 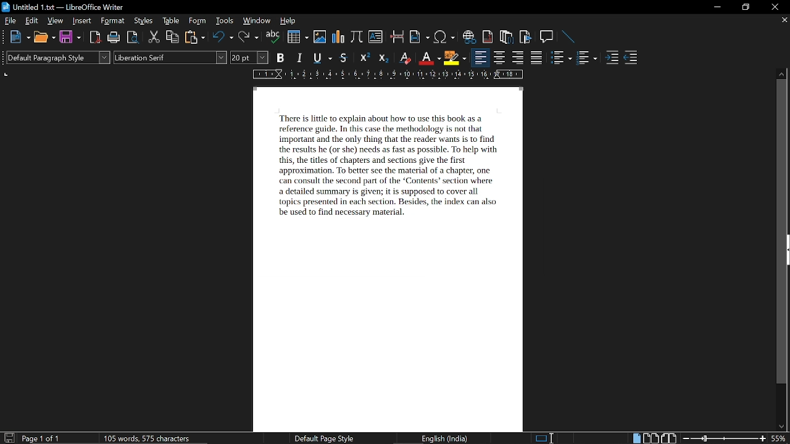 I want to click on current window, so click(x=60, y=8).